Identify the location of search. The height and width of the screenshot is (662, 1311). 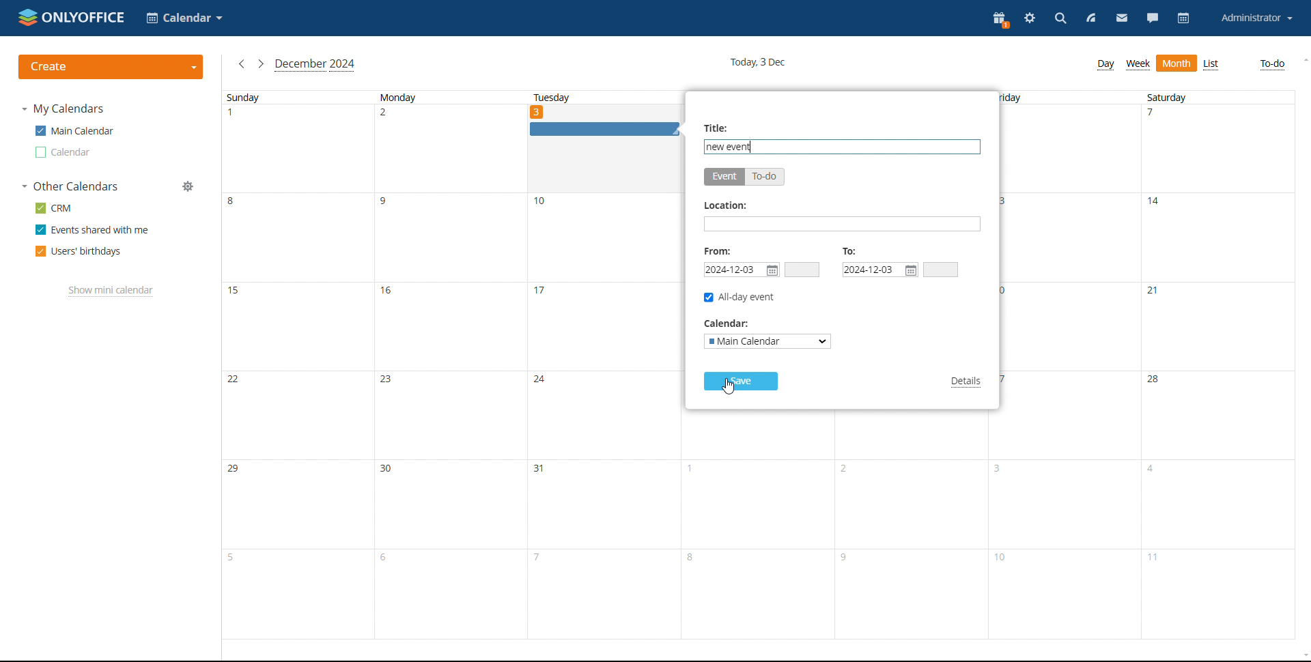
(1060, 18).